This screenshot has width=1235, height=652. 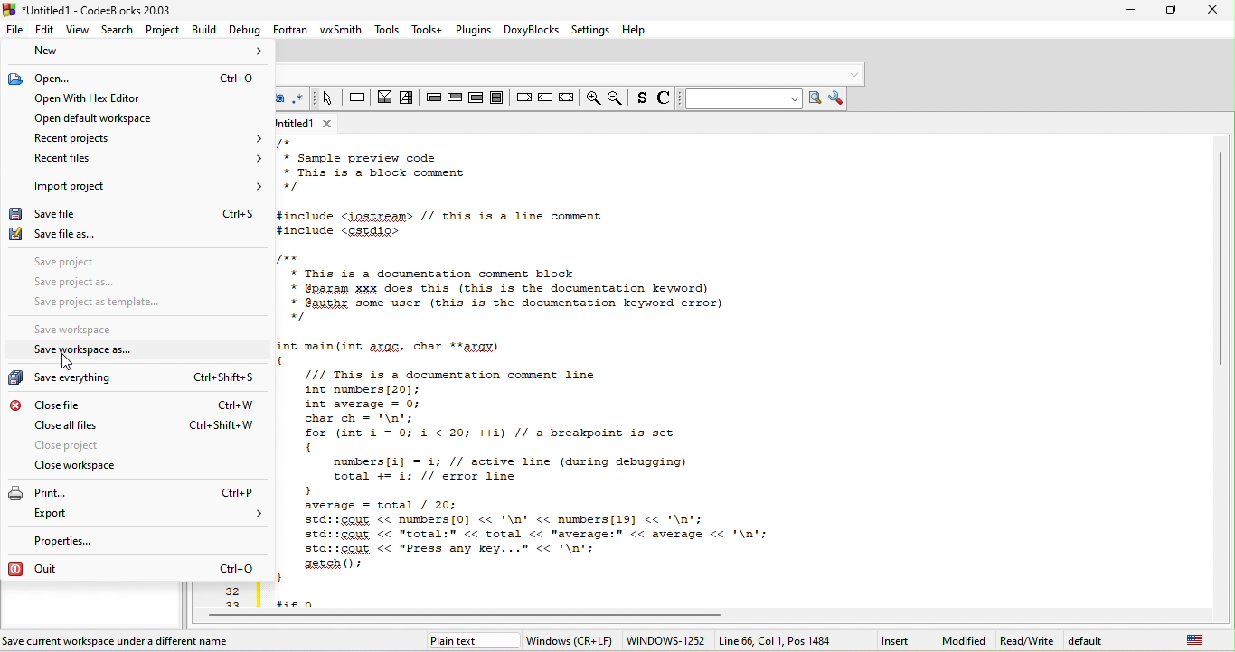 I want to click on code, so click(x=741, y=372).